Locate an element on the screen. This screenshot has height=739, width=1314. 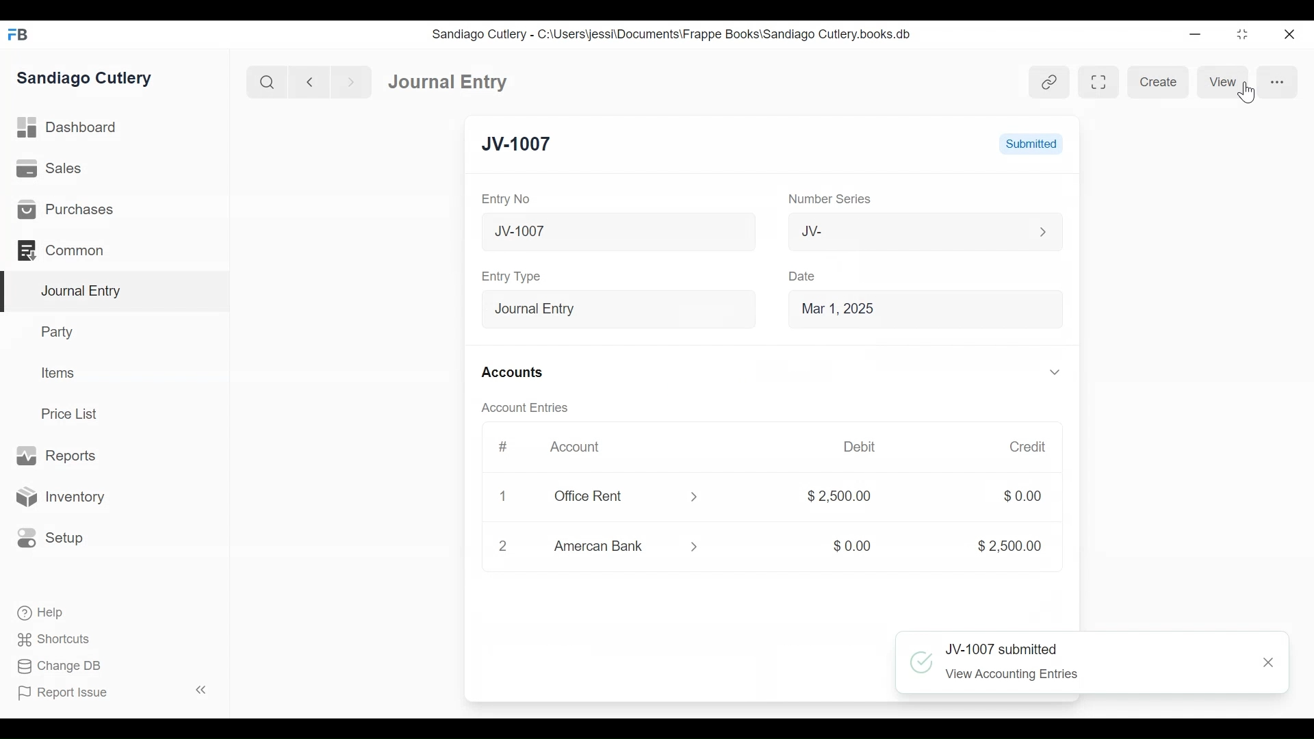
Jv- is located at coordinates (909, 232).